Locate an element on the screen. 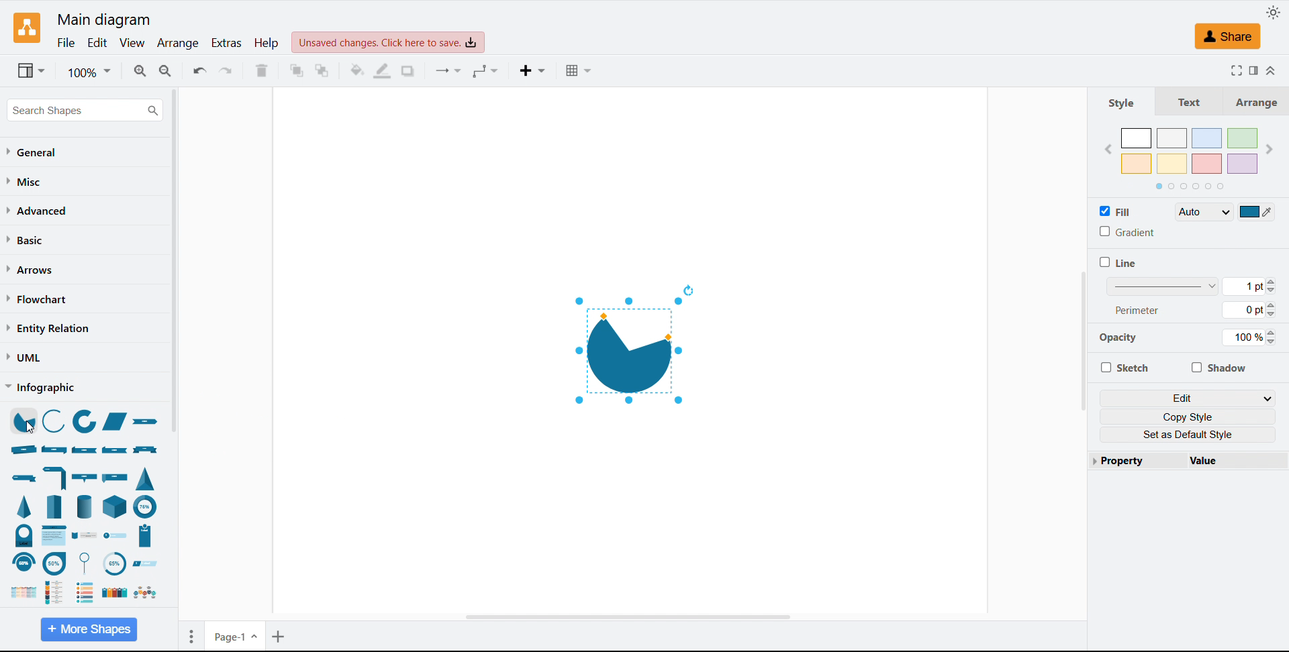  0 pt is located at coordinates (1253, 309).